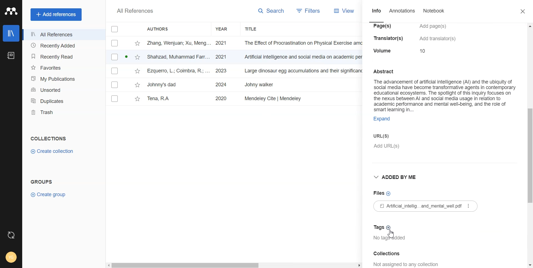 The width and height of the screenshot is (533, 268). What do you see at coordinates (444, 95) in the screenshot?
I see `Abstract

The advancement of artificial intelligence (Al) and the ubiquity of
social media have become transformative agents in contemporary
educational ecosystems. The spotlight of this inquiry focuses on
the nexus between Al and social media usage in relation to
academic performance and mental well-being, and the role of
smart learning in...

Expand` at bounding box center [444, 95].